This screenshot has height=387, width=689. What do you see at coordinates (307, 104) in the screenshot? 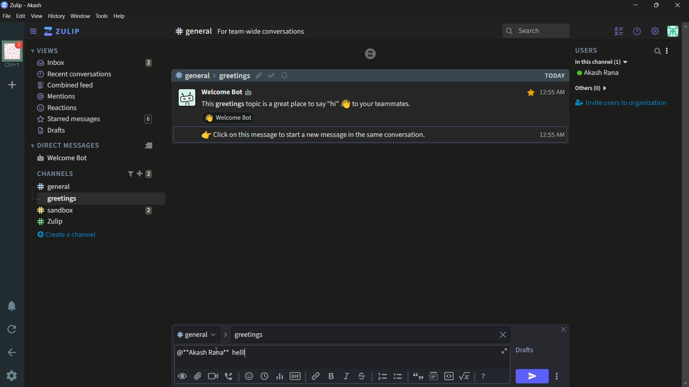
I see `This greeting topic is a great place to say hi to your teammates` at bounding box center [307, 104].